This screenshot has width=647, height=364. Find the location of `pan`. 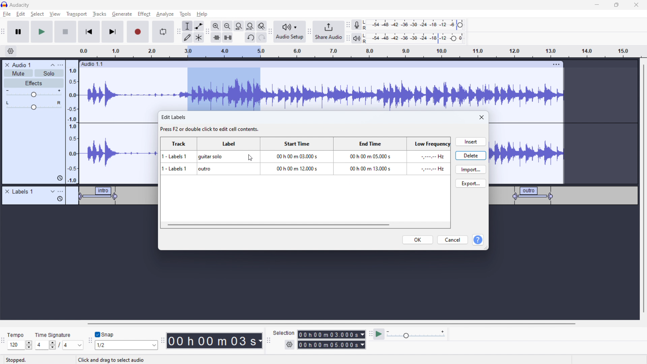

pan is located at coordinates (34, 105).